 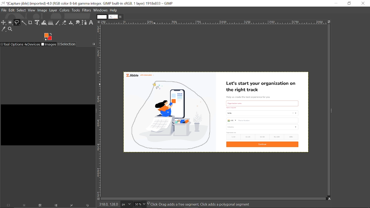 What do you see at coordinates (64, 23) in the screenshot?
I see `Eraser tool` at bounding box center [64, 23].